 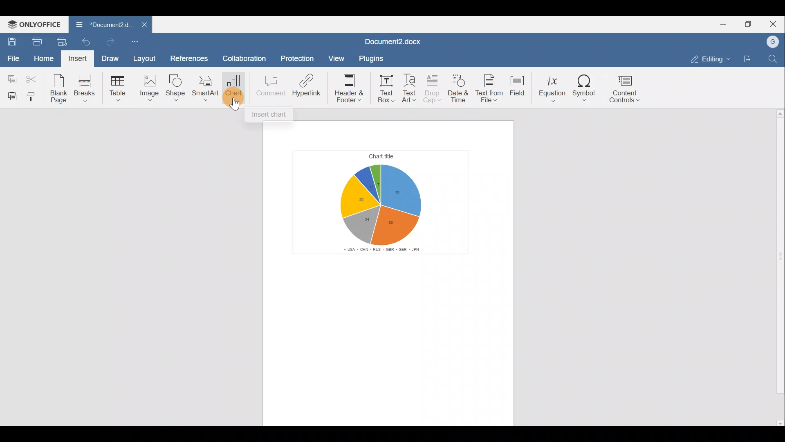 I want to click on Save, so click(x=10, y=41).